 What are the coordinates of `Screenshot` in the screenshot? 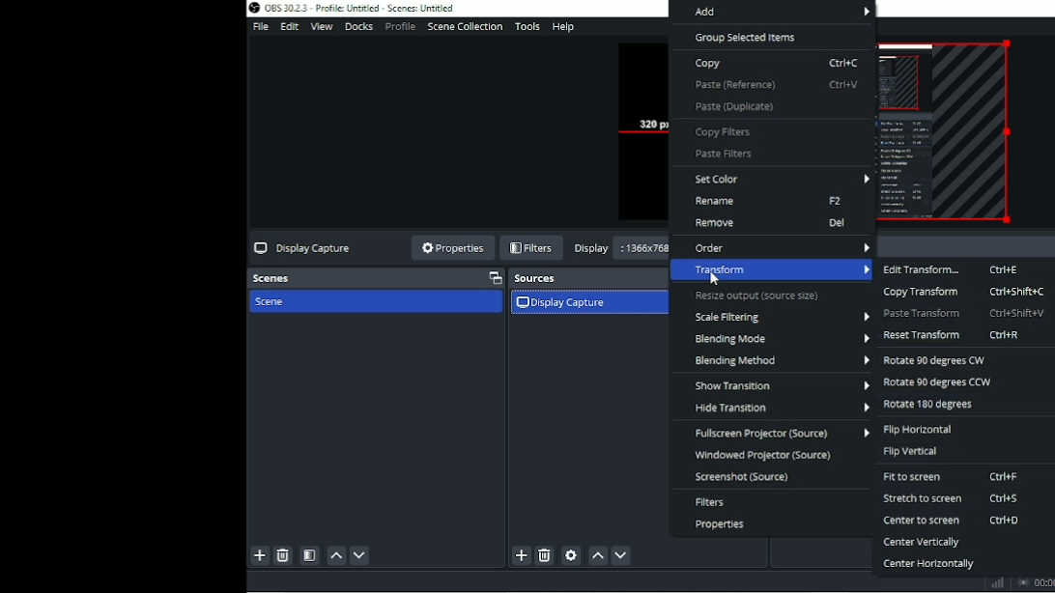 It's located at (741, 478).